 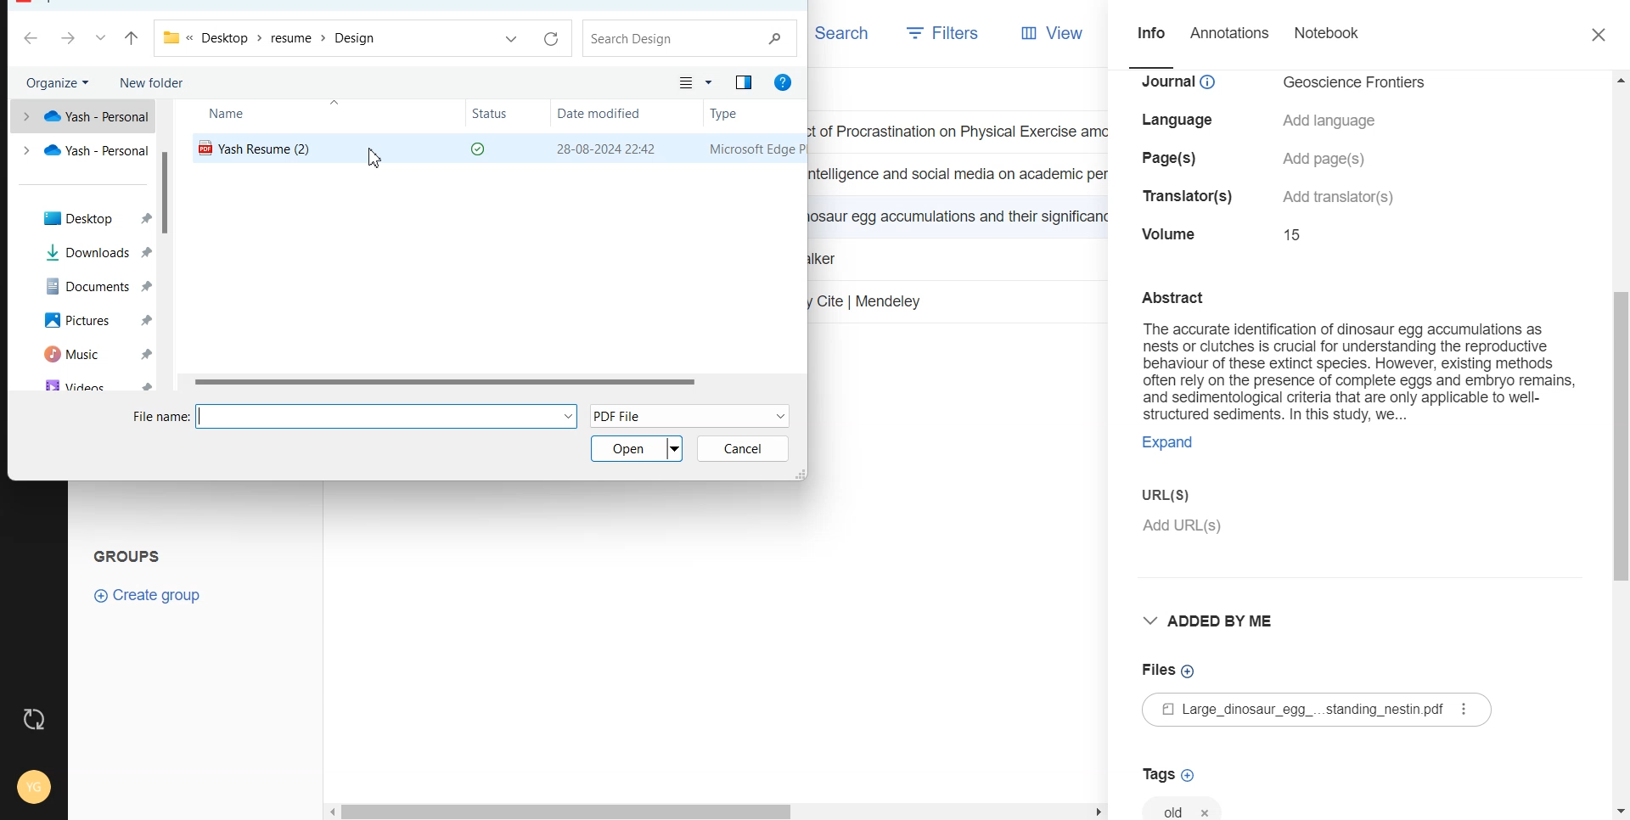 I want to click on Date modified, so click(x=606, y=148).